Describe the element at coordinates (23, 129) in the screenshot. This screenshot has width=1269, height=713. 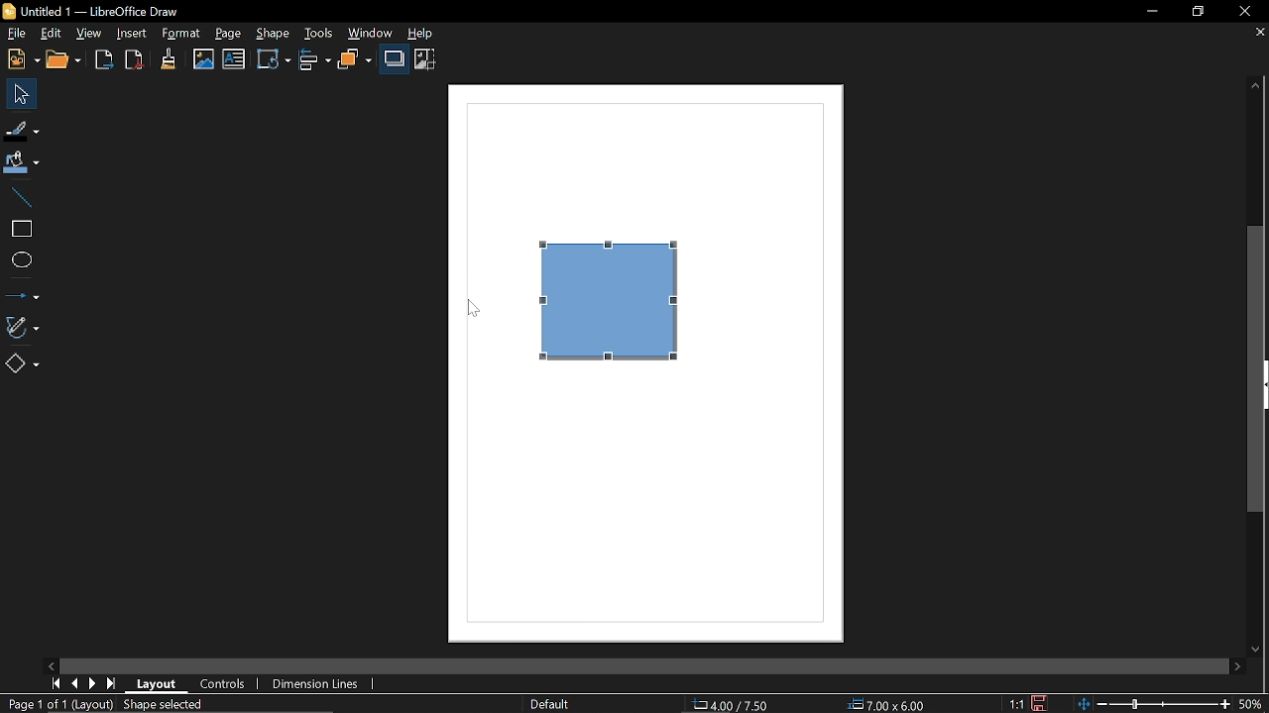
I see `fill line` at that location.